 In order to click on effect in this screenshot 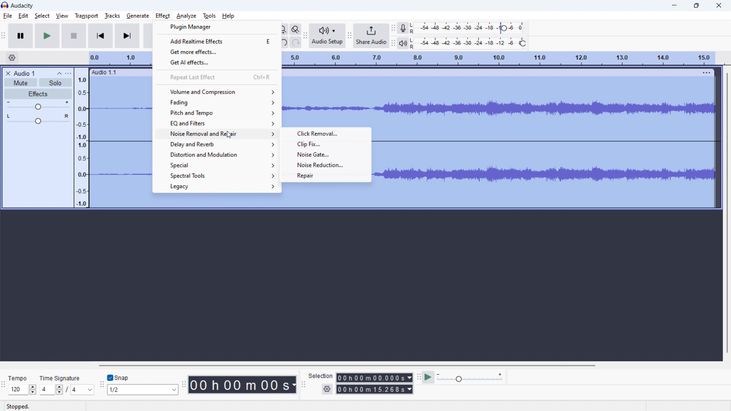, I will do `click(163, 16)`.